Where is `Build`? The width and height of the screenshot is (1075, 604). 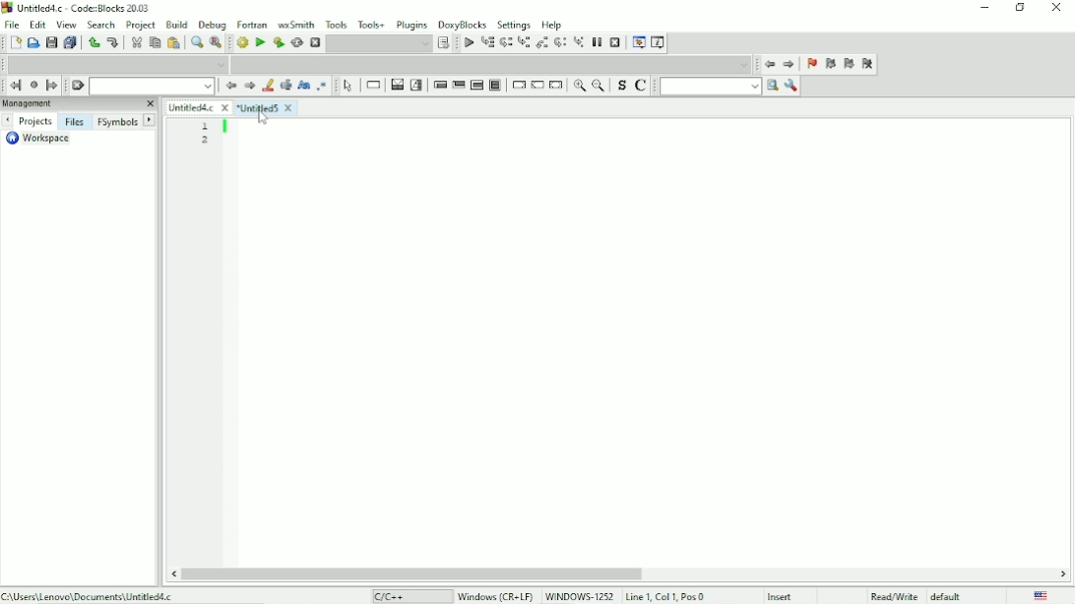 Build is located at coordinates (176, 25).